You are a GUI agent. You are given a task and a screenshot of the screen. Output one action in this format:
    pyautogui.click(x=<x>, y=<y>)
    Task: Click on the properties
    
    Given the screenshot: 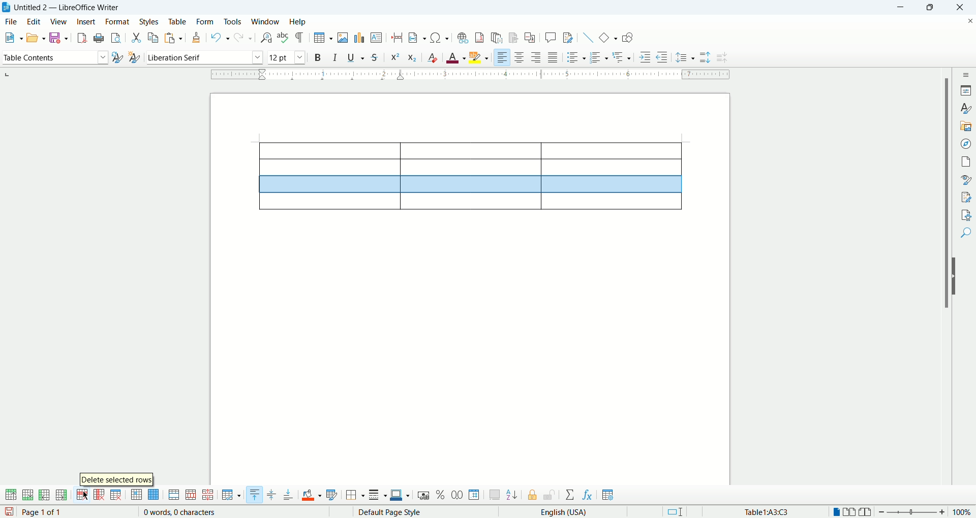 What is the action you would take?
    pyautogui.click(x=967, y=91)
    